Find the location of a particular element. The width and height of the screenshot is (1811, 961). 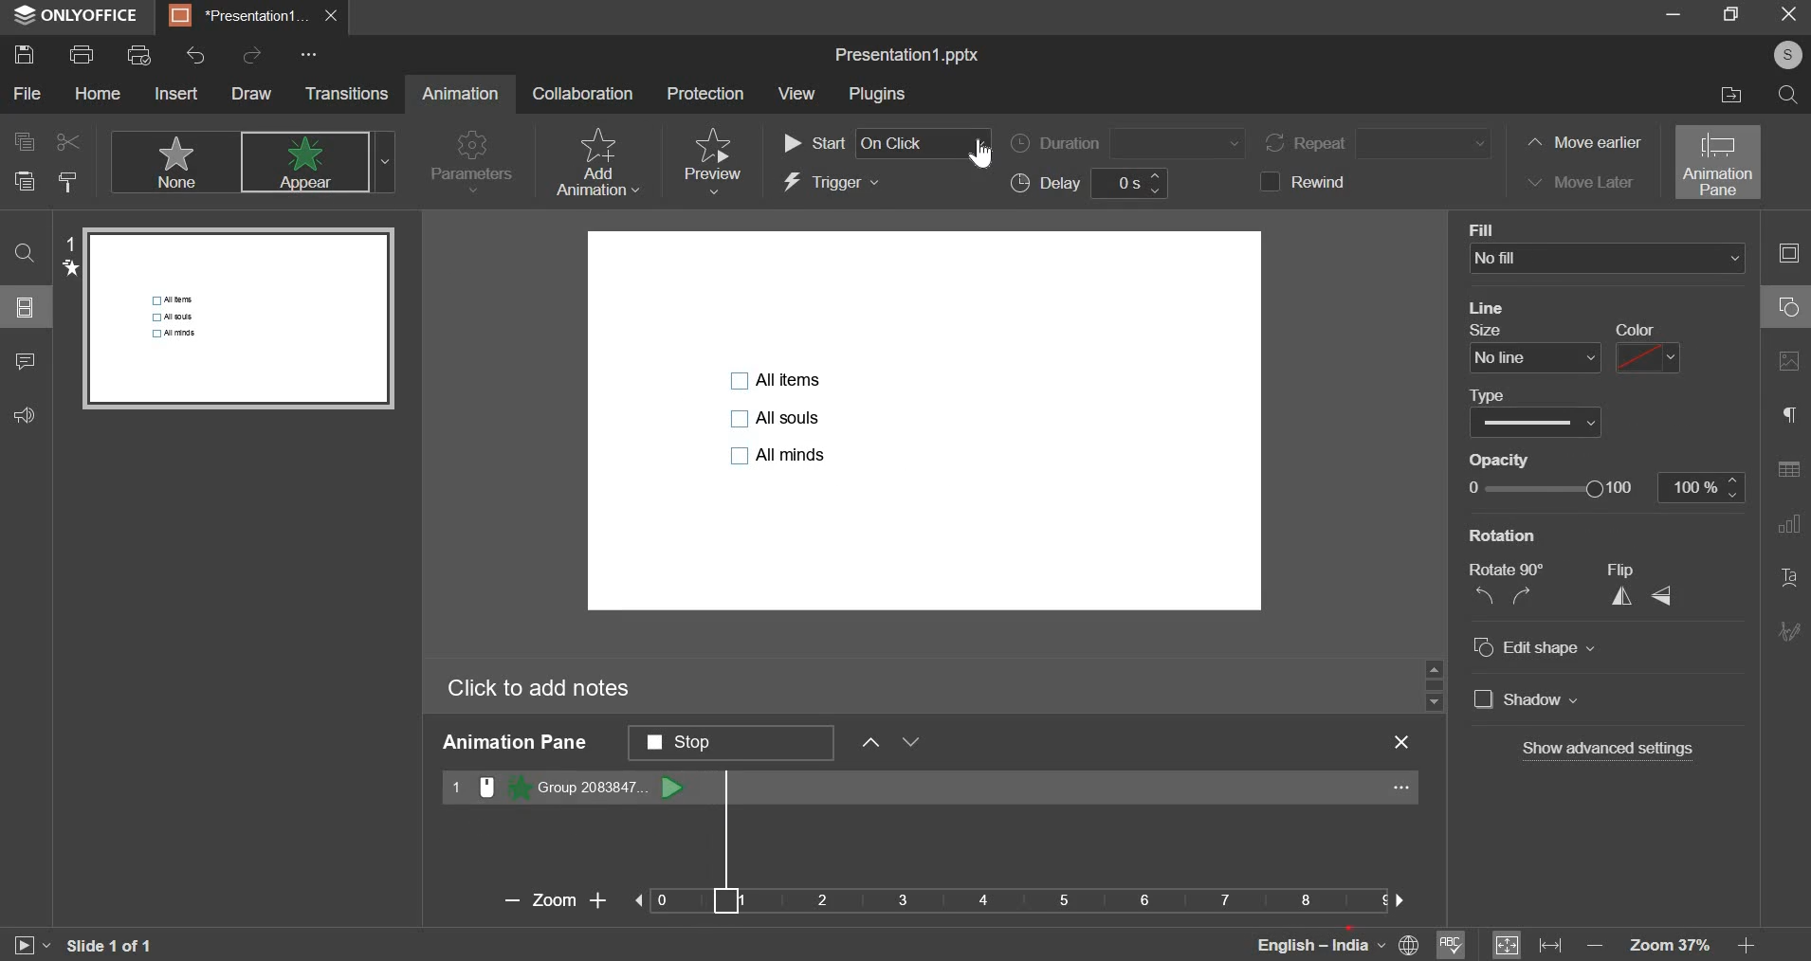

protection is located at coordinates (703, 93).